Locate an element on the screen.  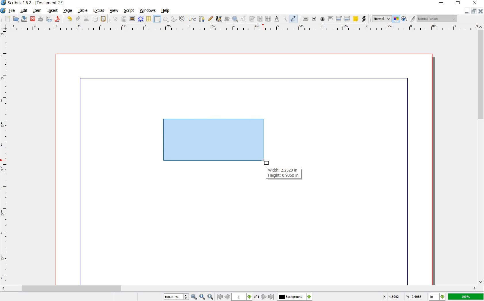
ZOOM IN OR OUT is located at coordinates (236, 18).